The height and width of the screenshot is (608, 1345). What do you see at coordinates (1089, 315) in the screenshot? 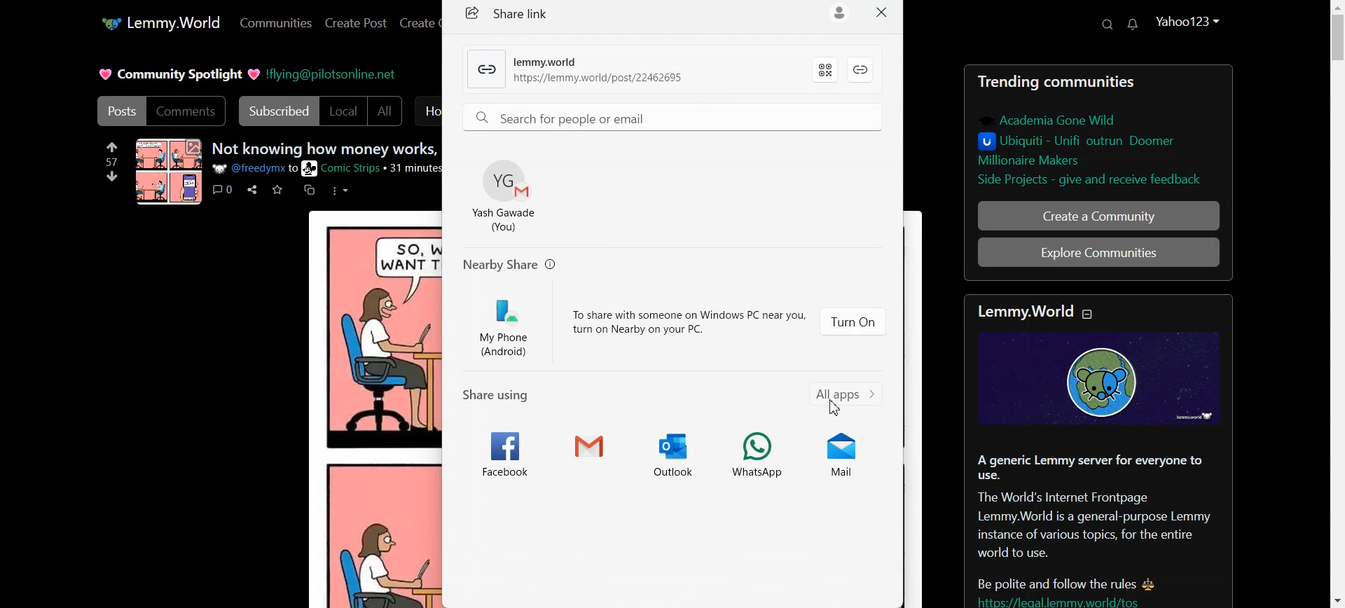
I see `Collapse` at bounding box center [1089, 315].